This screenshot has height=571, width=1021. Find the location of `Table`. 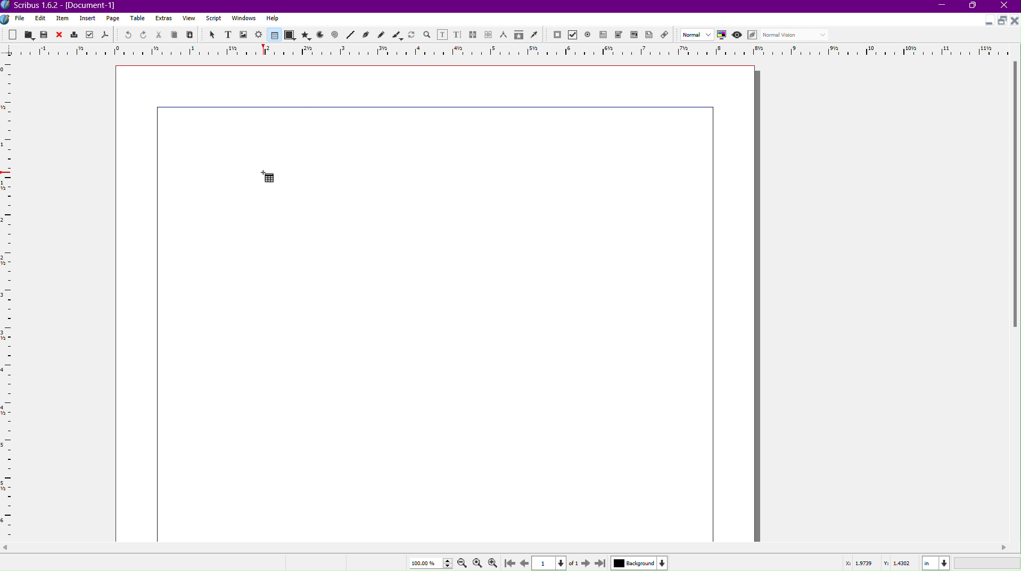

Table is located at coordinates (139, 19).